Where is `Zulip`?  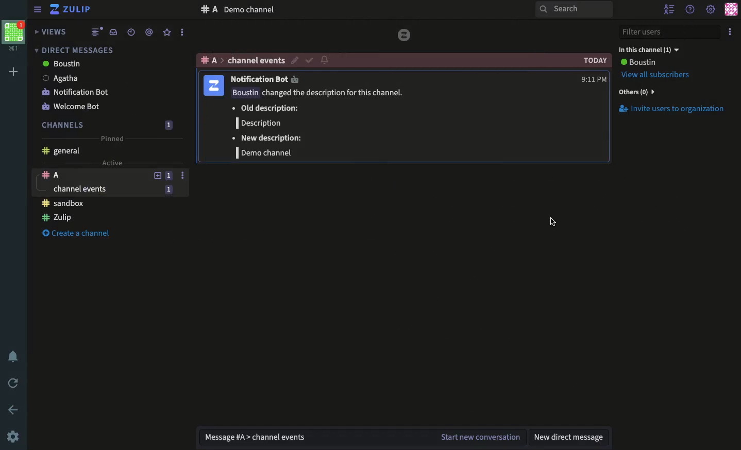
Zulip is located at coordinates (59, 216).